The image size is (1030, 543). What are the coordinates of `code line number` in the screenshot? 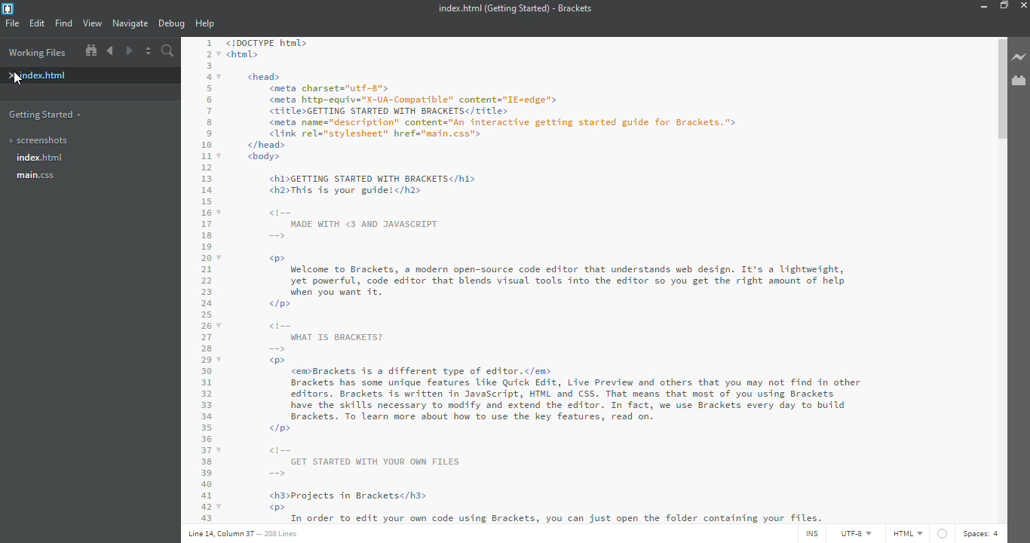 It's located at (207, 279).